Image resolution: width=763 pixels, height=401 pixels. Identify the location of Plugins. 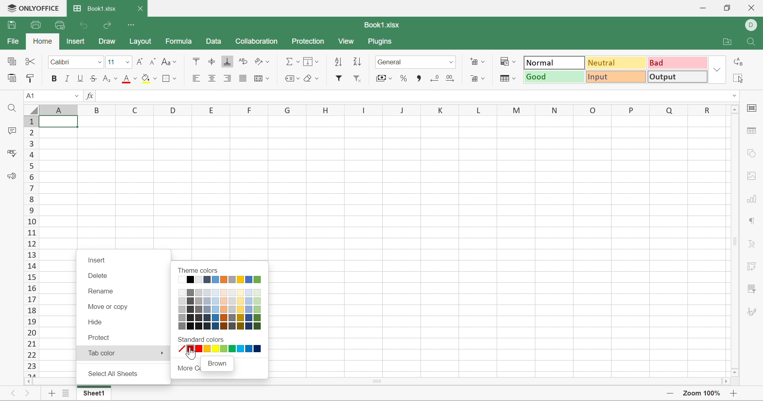
(381, 42).